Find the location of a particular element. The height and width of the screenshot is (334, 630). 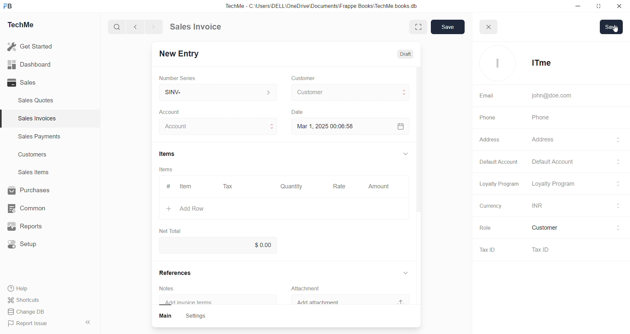

Customer is located at coordinates (314, 77).